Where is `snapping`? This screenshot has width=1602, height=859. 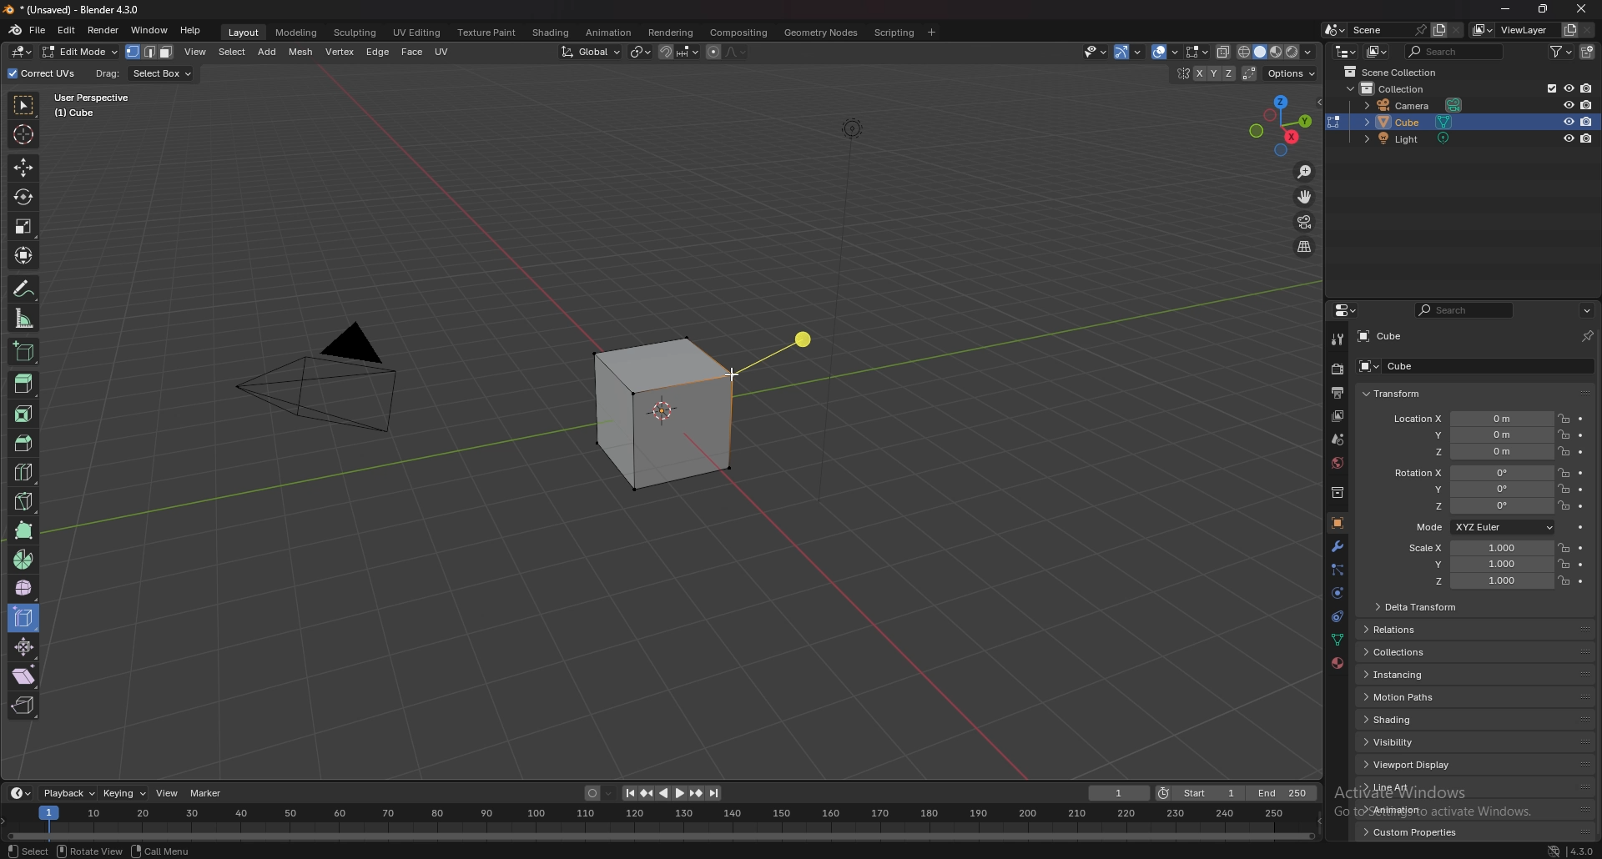 snapping is located at coordinates (679, 52).